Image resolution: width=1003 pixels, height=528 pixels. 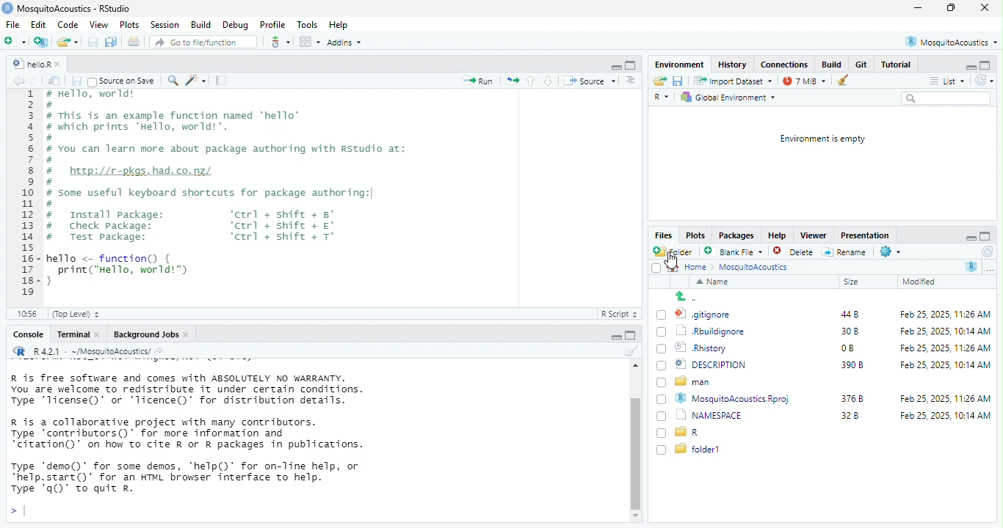 I want to click on Build, so click(x=200, y=24).